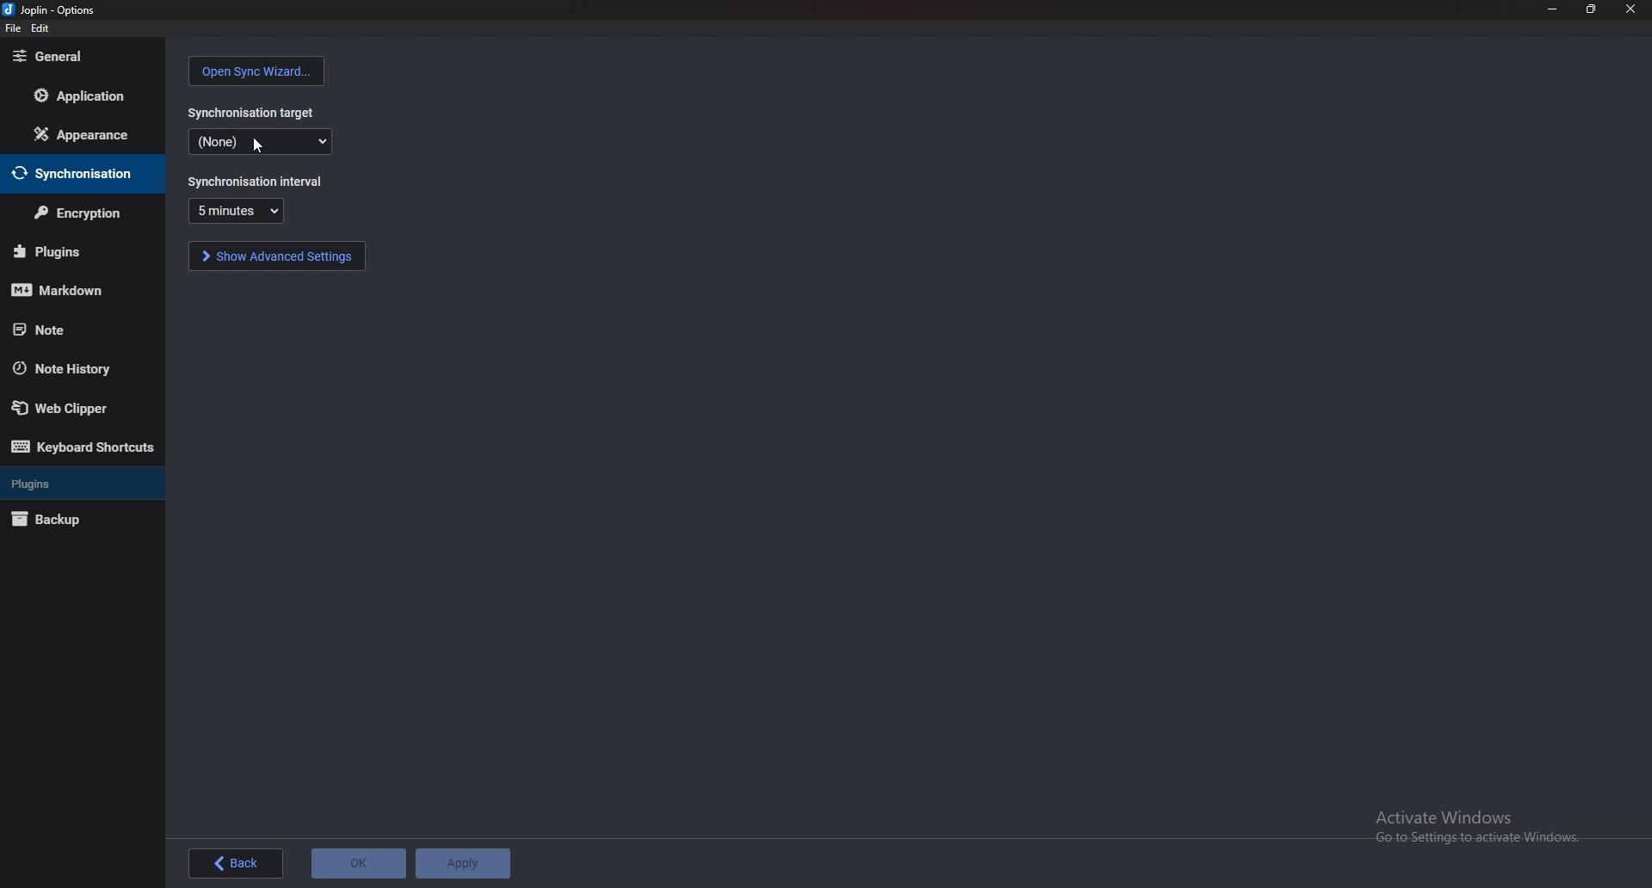 The width and height of the screenshot is (1652, 888). Describe the element at coordinates (1593, 9) in the screenshot. I see `Resize` at that location.